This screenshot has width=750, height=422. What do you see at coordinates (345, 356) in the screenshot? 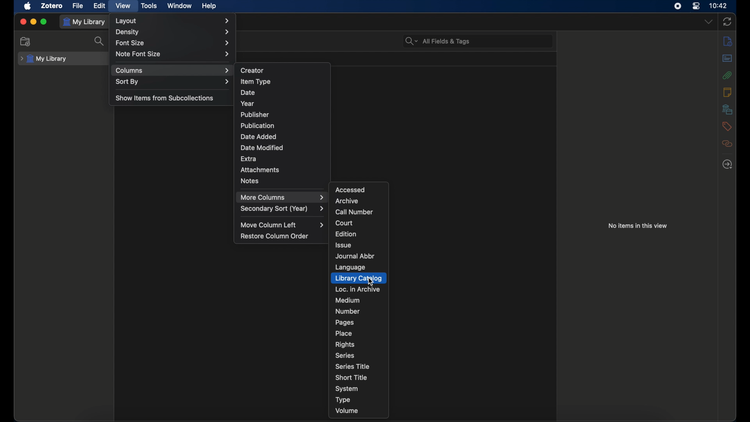
I see `series` at bounding box center [345, 356].